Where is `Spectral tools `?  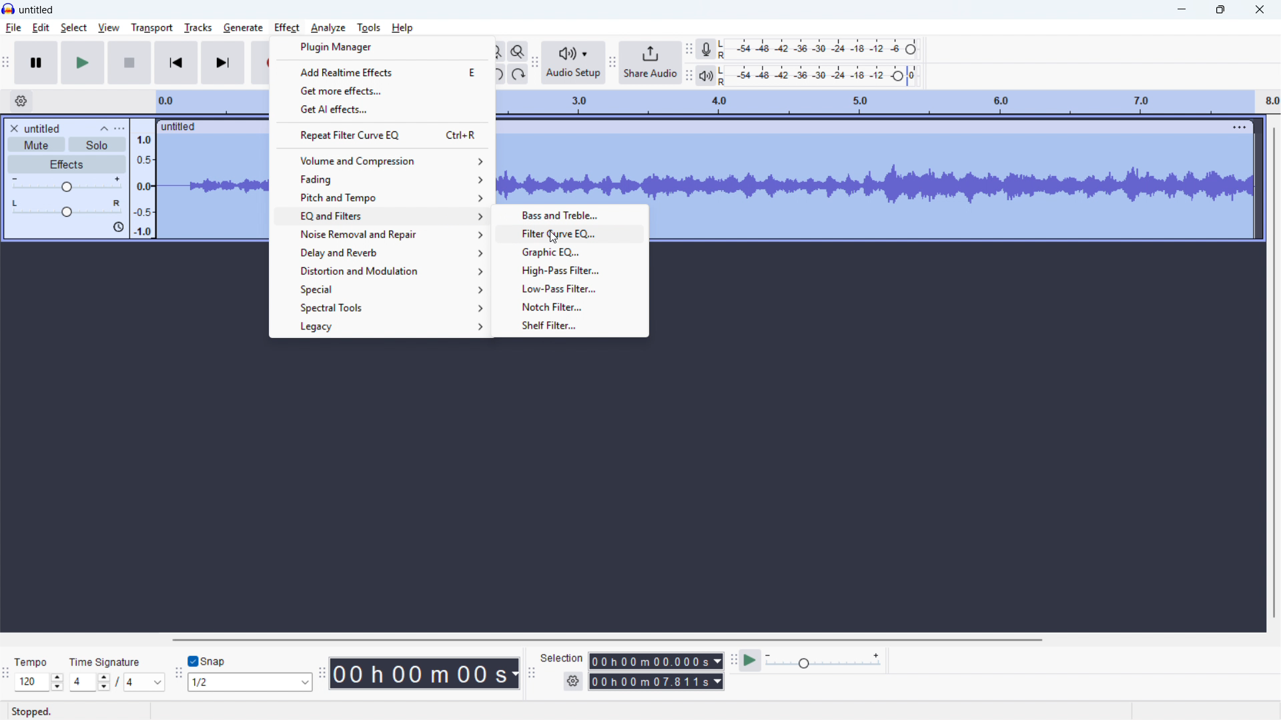
Spectral tools  is located at coordinates (380, 307).